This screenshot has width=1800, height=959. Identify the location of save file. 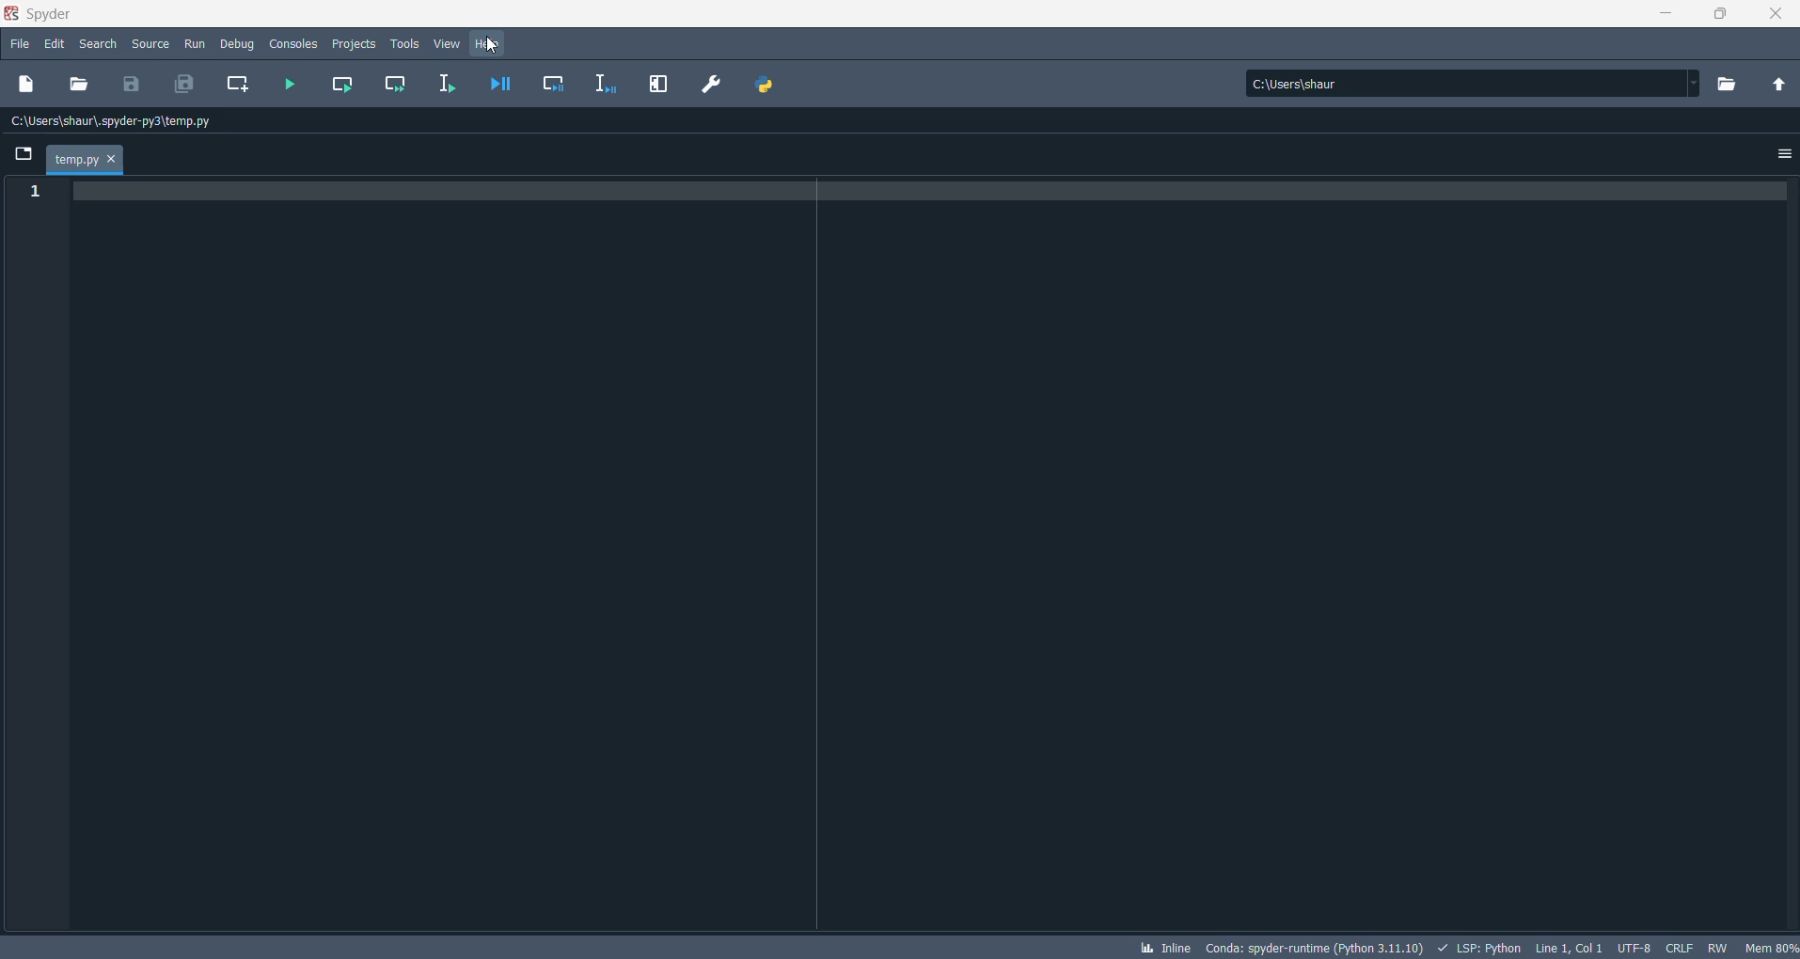
(130, 84).